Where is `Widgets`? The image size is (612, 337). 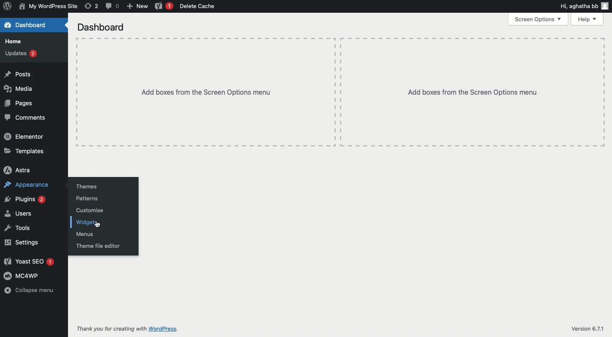
Widgets is located at coordinates (86, 222).